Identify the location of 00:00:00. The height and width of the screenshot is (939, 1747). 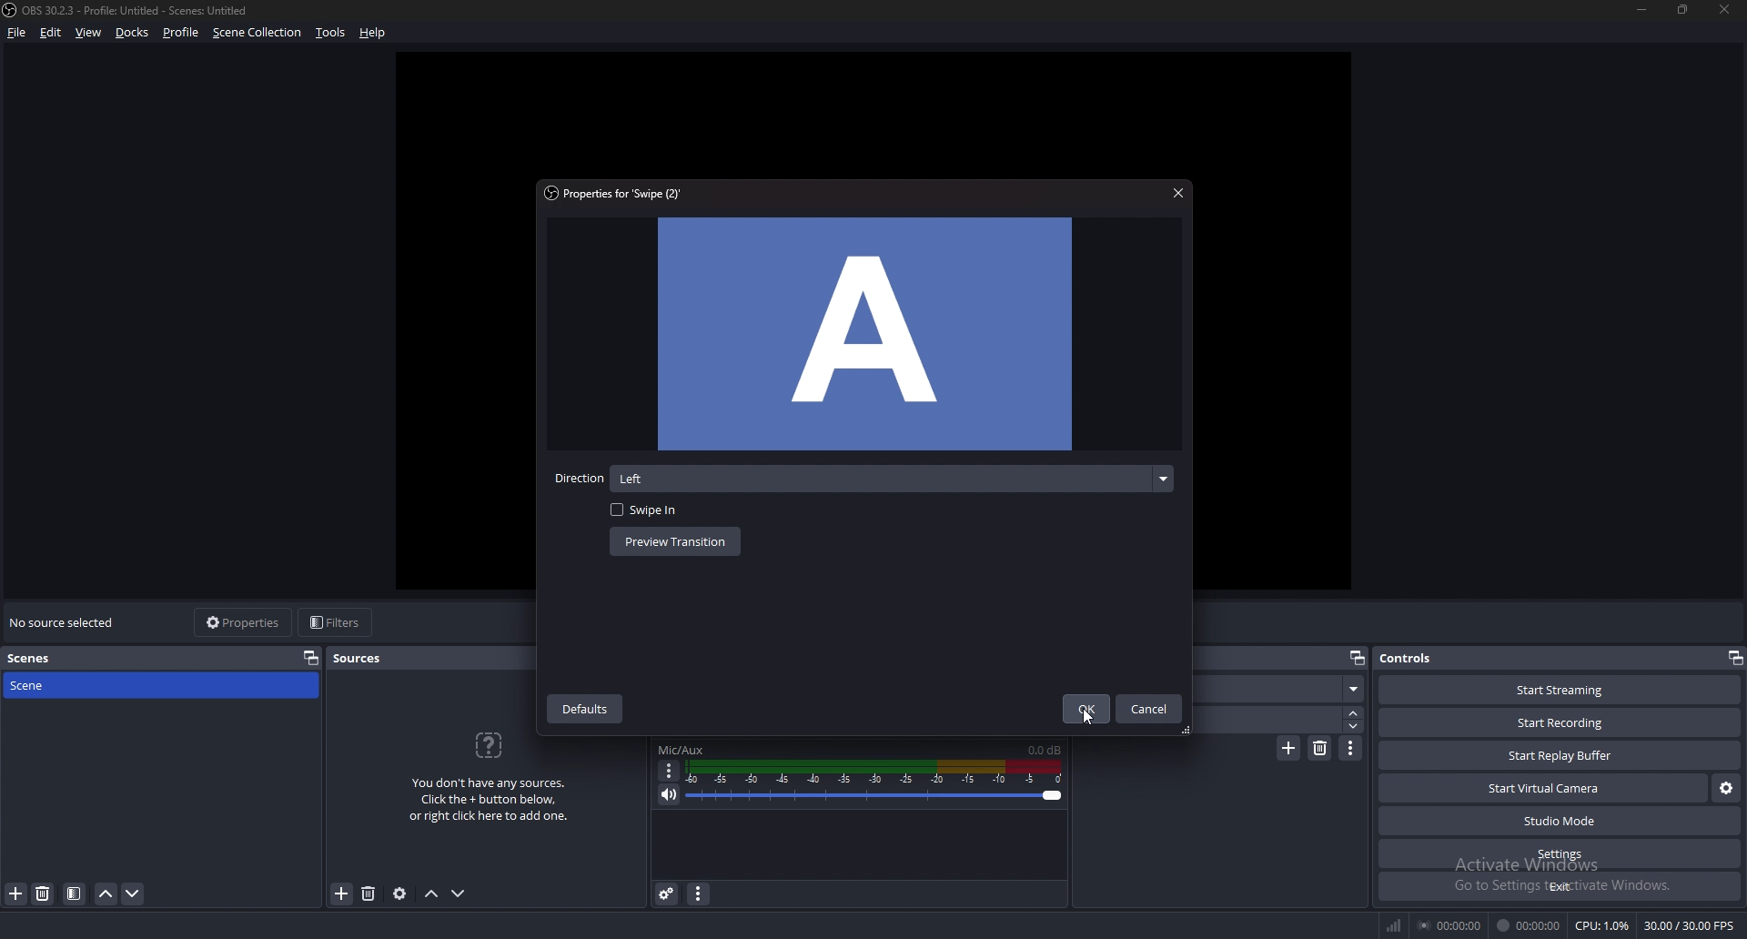
(1450, 926).